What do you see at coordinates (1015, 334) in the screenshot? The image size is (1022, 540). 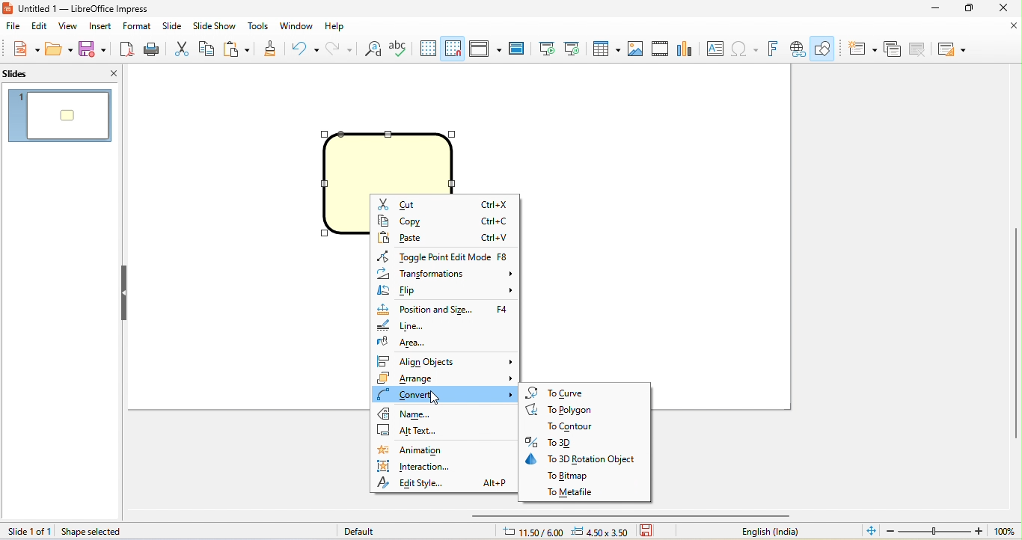 I see `vertical scroll bar` at bounding box center [1015, 334].